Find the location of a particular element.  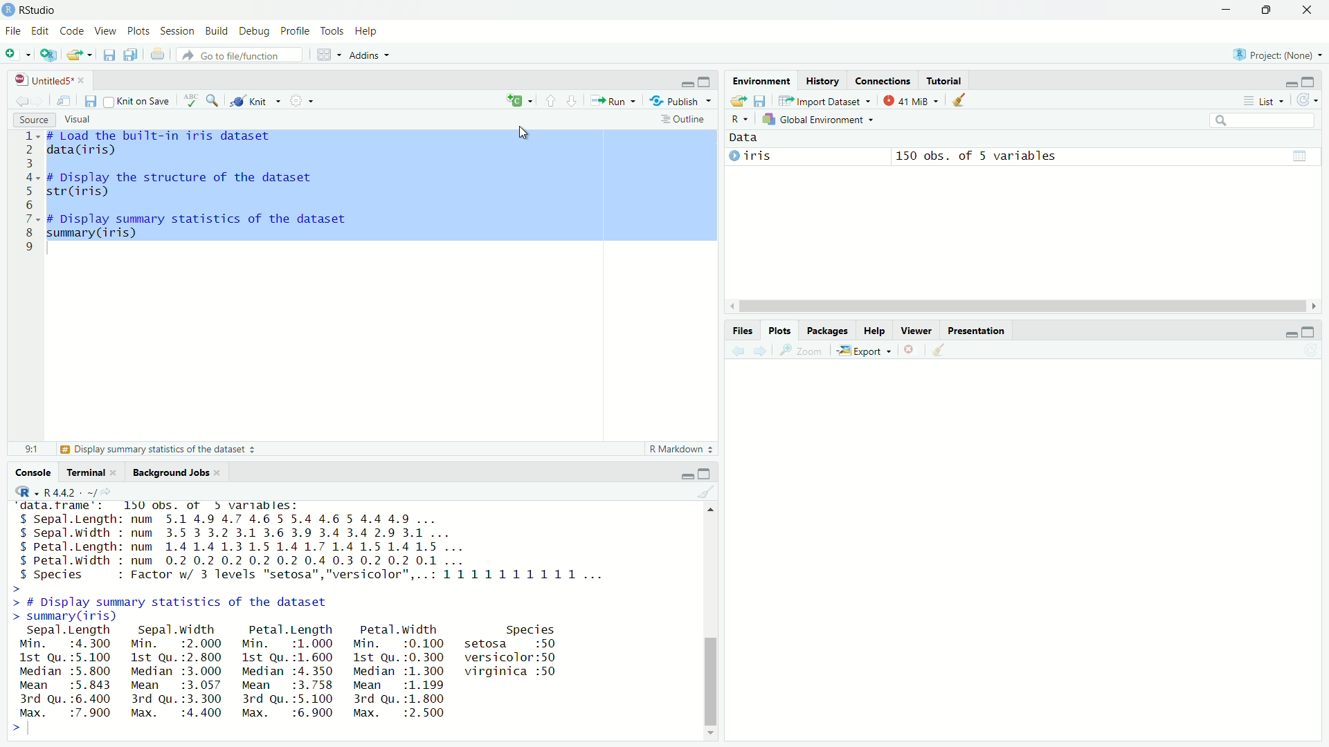

Hide is located at coordinates (1288, 82).